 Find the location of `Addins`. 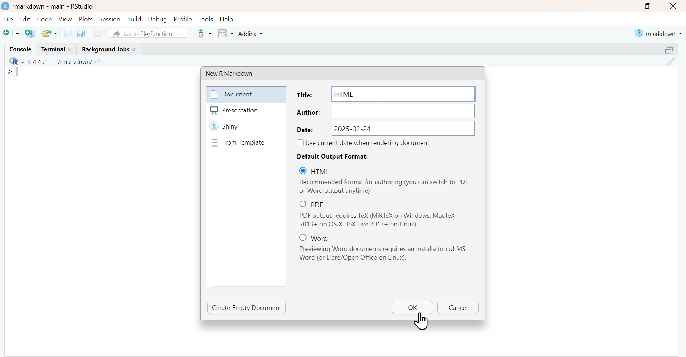

Addins is located at coordinates (250, 33).